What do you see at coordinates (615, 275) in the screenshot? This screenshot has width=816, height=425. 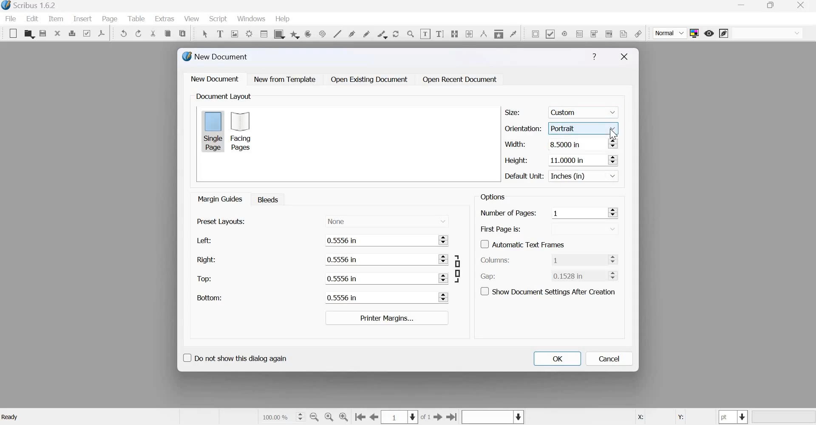 I see `Increase and Decrease` at bounding box center [615, 275].